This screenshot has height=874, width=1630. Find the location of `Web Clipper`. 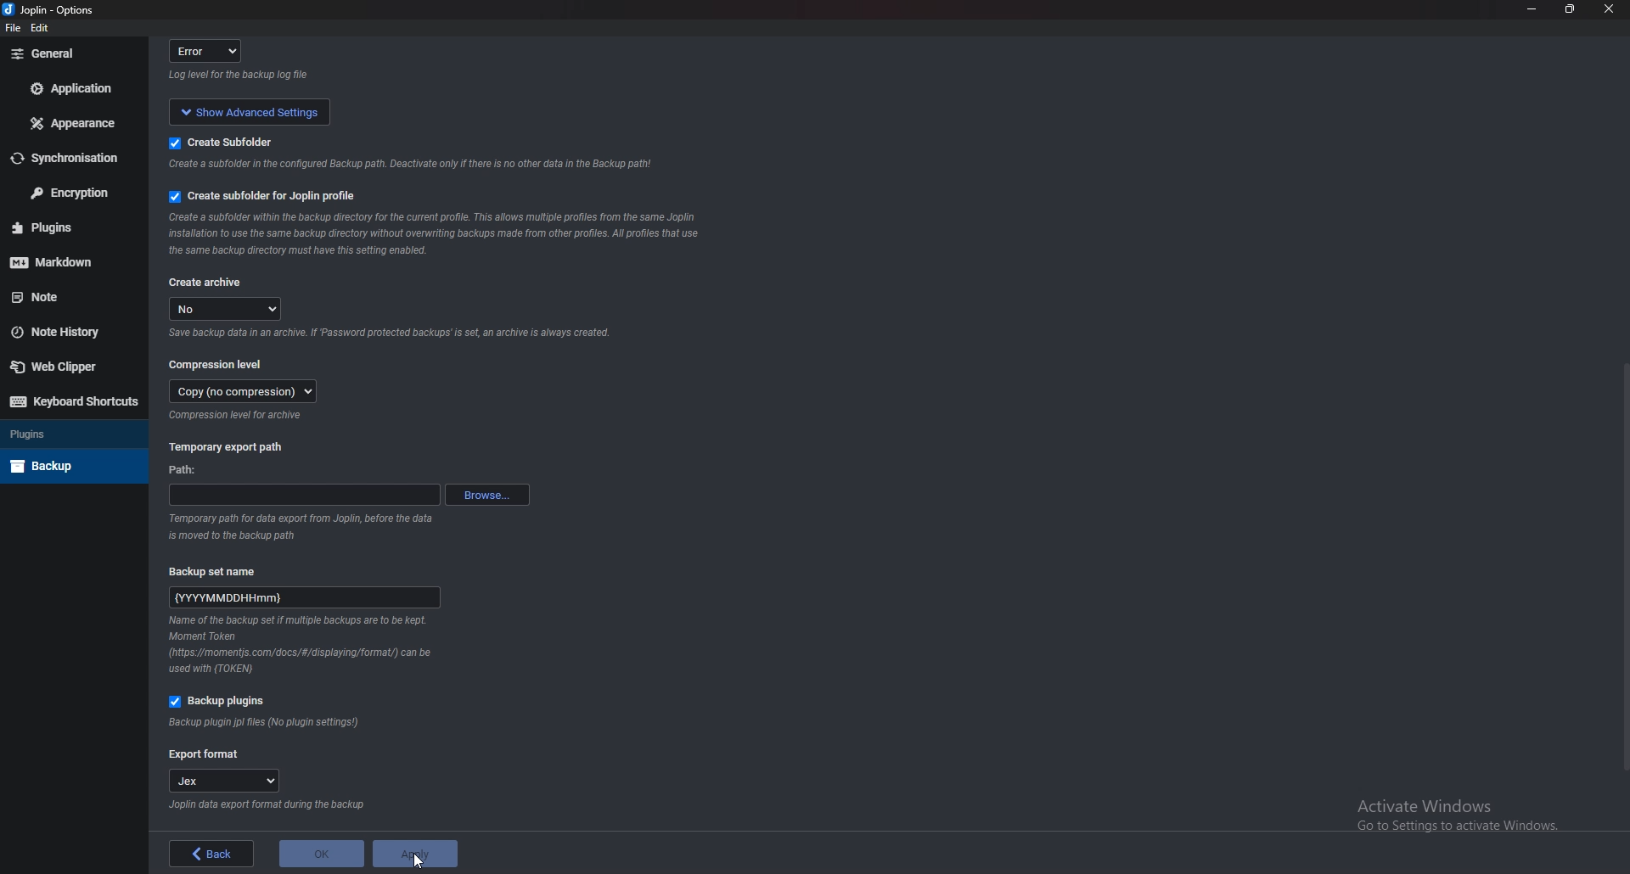

Web Clipper is located at coordinates (66, 366).